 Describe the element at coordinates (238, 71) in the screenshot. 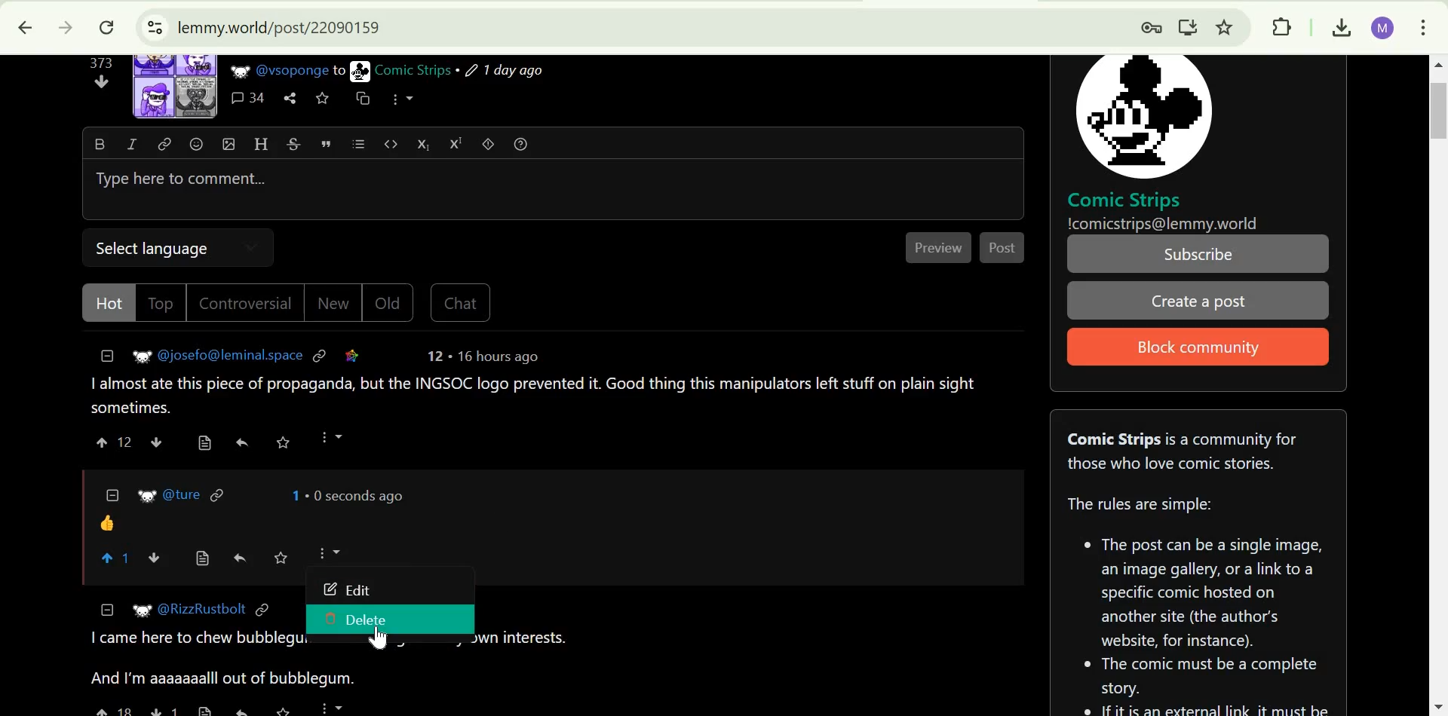

I see `picture` at that location.